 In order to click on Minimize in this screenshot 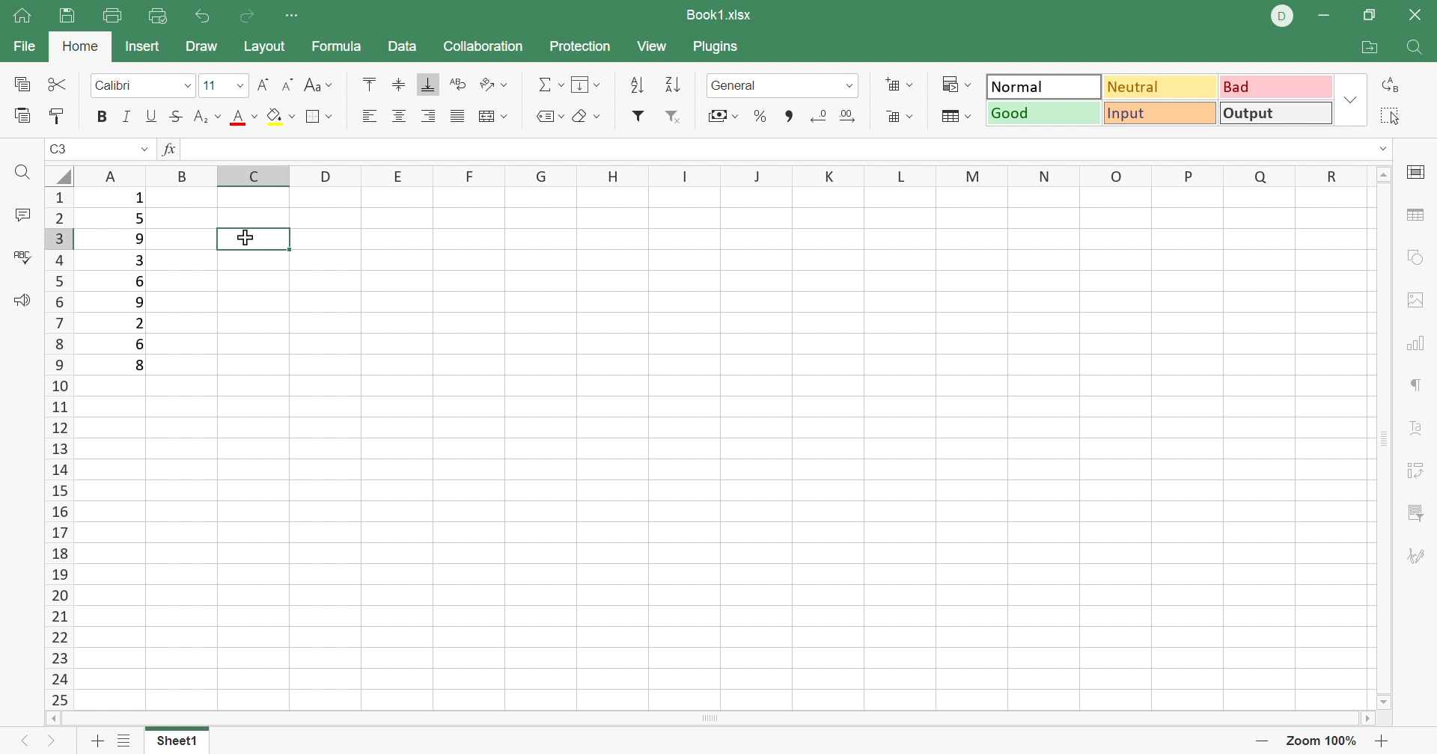, I will do `click(1331, 13)`.